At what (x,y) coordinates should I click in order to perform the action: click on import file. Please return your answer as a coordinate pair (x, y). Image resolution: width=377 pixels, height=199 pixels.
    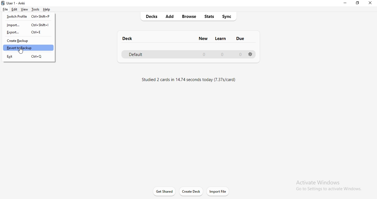
    Looking at the image, I should click on (218, 191).